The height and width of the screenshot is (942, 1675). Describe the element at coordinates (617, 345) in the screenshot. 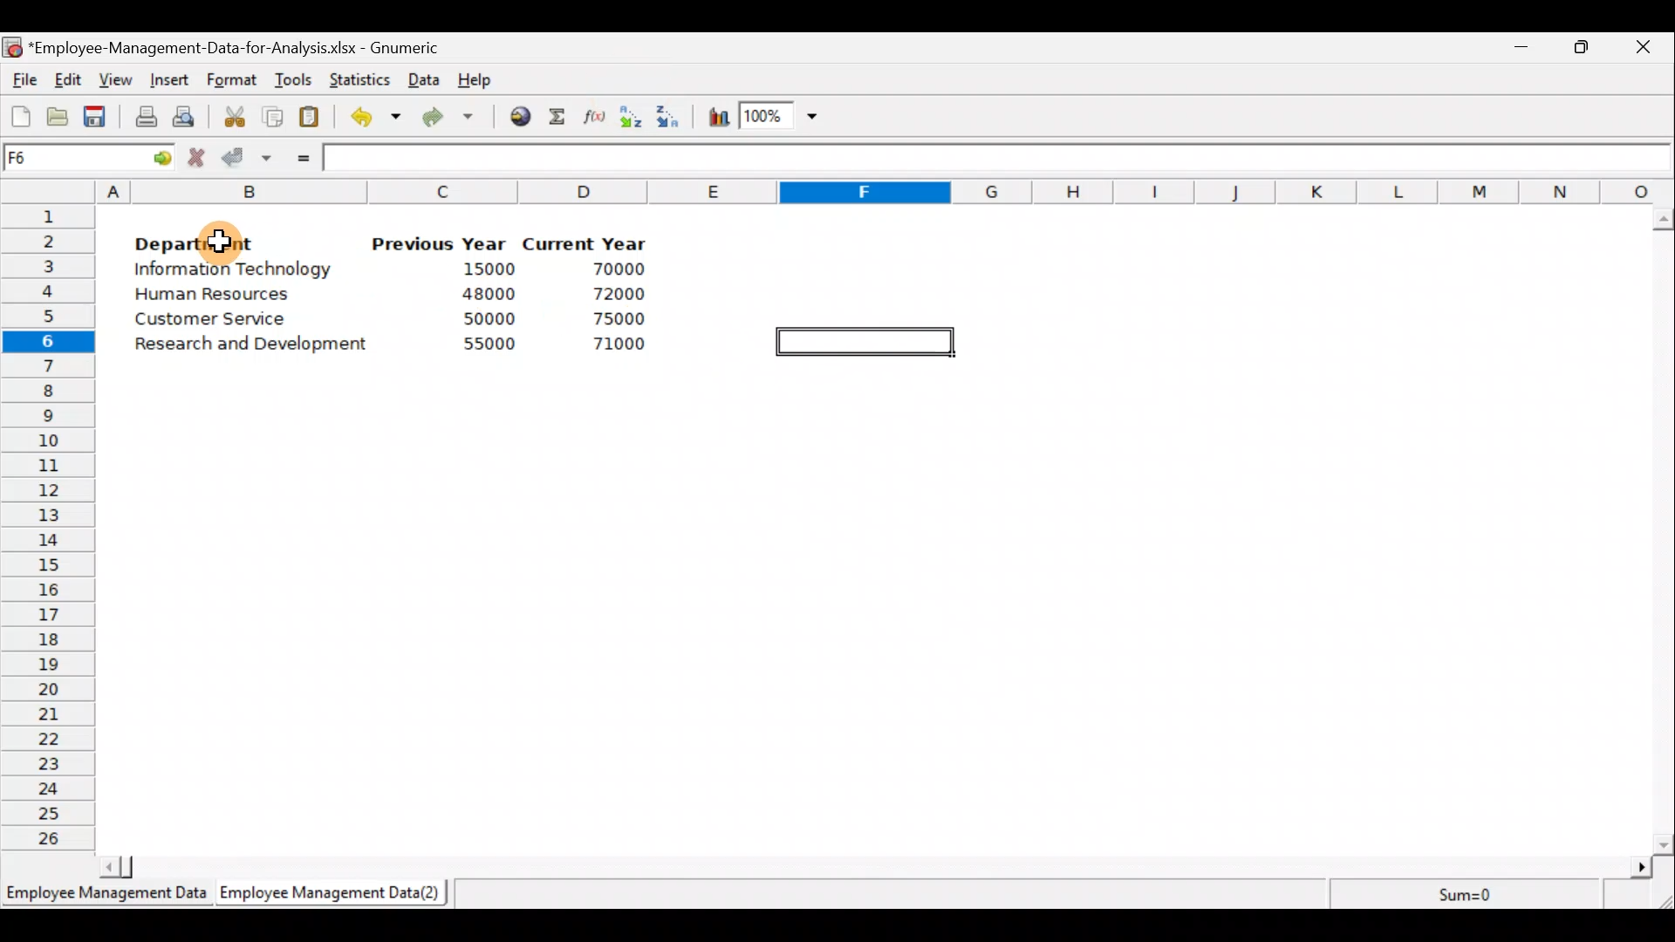

I see `71000` at that location.